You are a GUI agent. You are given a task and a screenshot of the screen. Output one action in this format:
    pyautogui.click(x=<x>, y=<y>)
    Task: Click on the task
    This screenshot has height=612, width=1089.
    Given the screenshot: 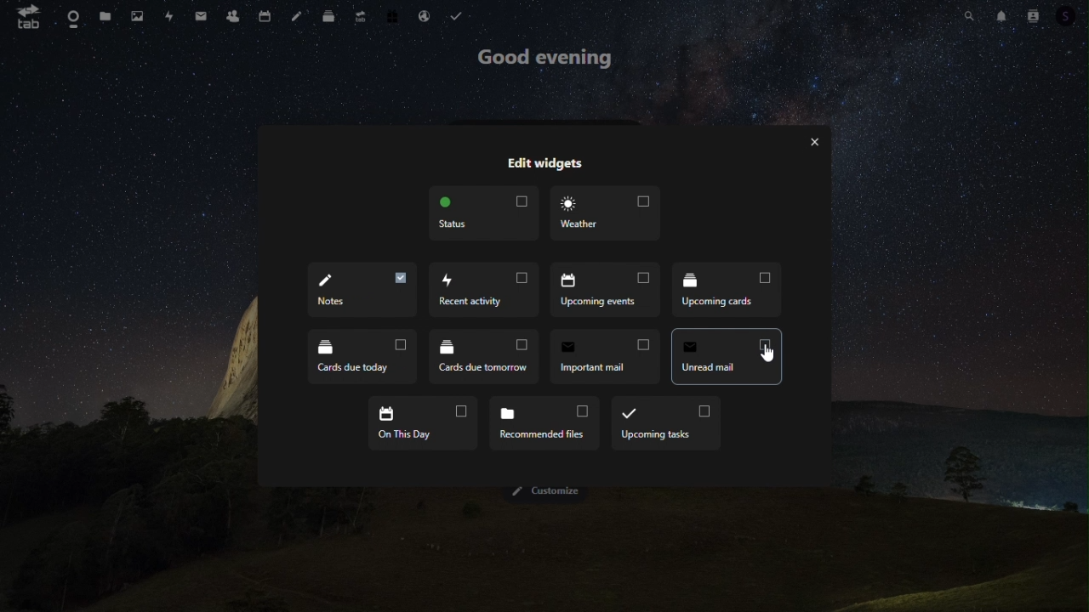 What is the action you would take?
    pyautogui.click(x=459, y=14)
    